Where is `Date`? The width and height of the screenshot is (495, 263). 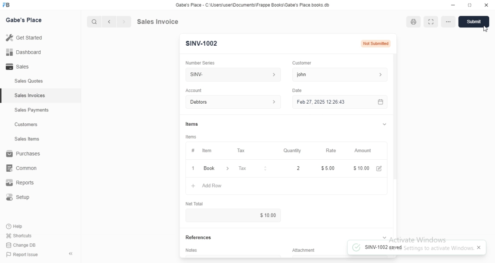 Date is located at coordinates (298, 90).